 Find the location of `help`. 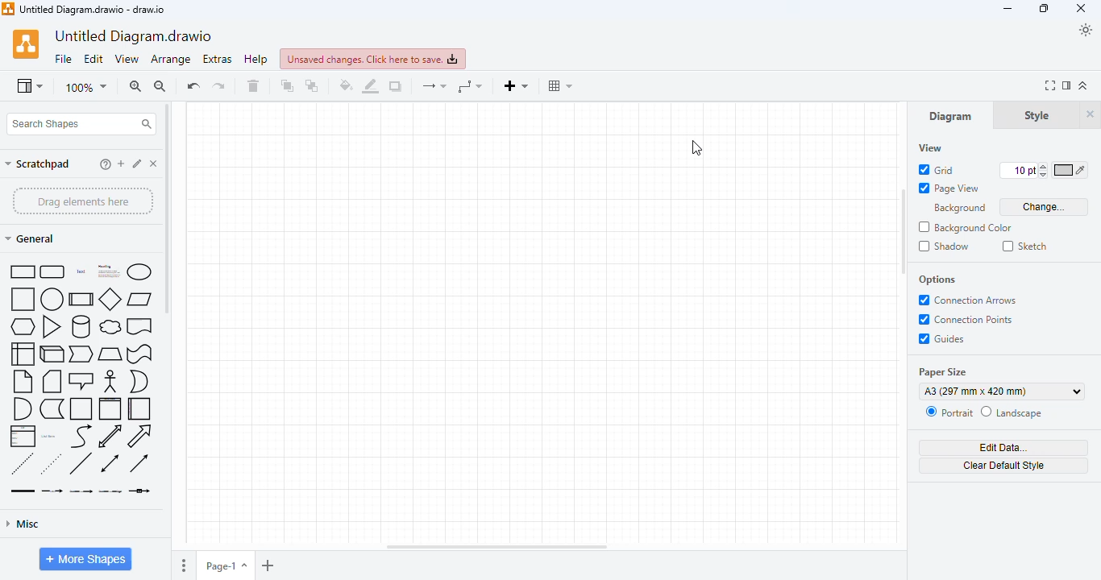

help is located at coordinates (256, 59).